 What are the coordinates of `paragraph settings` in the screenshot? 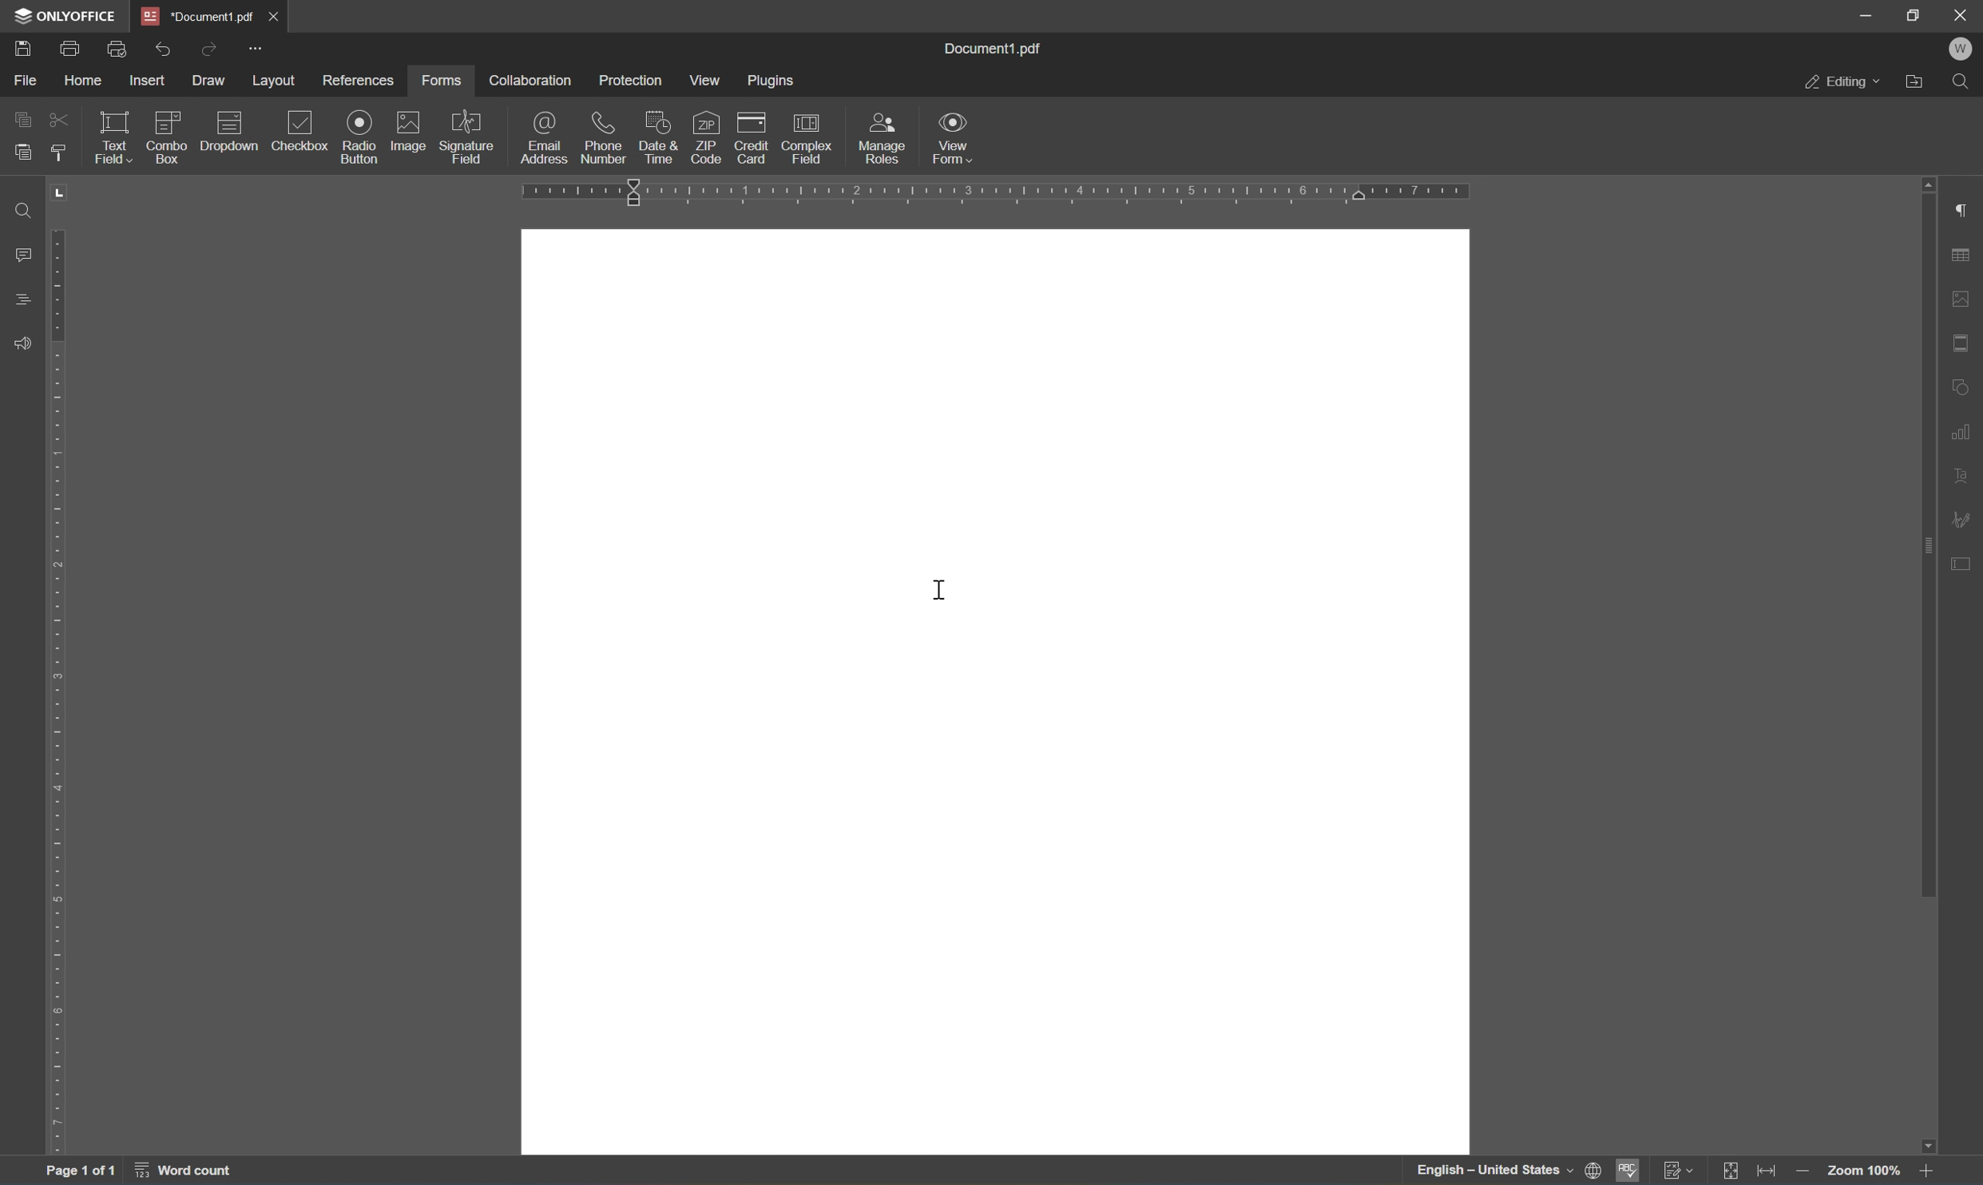 It's located at (1965, 203).